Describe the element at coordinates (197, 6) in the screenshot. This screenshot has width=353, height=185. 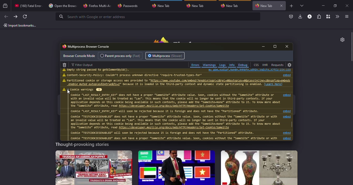
I see `tab` at that location.